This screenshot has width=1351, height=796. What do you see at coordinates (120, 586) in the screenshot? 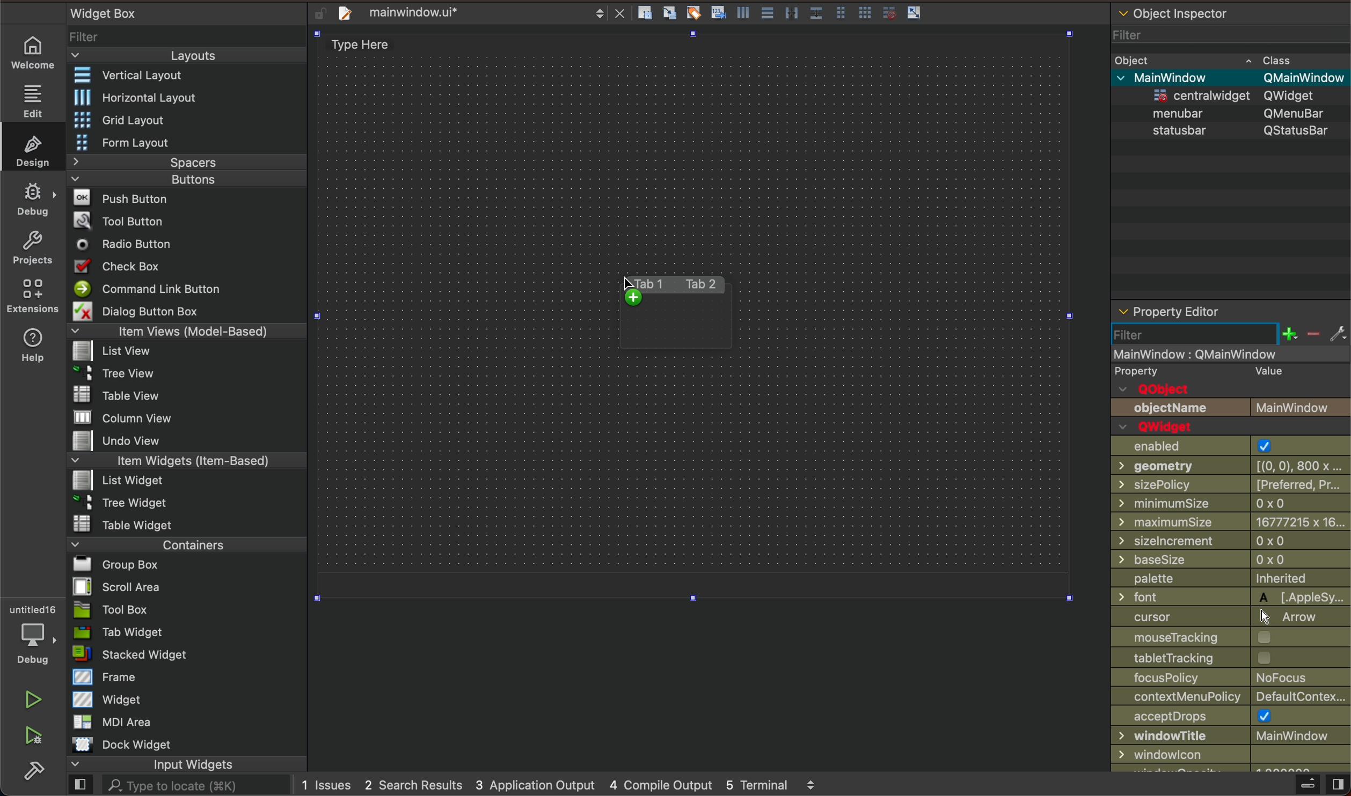
I see `Scroll Area` at bounding box center [120, 586].